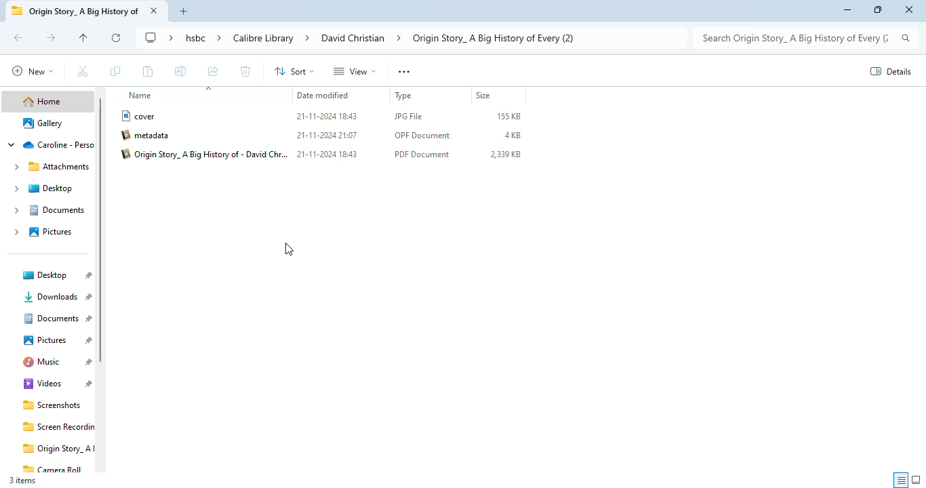  What do you see at coordinates (20, 37) in the screenshot?
I see `back` at bounding box center [20, 37].